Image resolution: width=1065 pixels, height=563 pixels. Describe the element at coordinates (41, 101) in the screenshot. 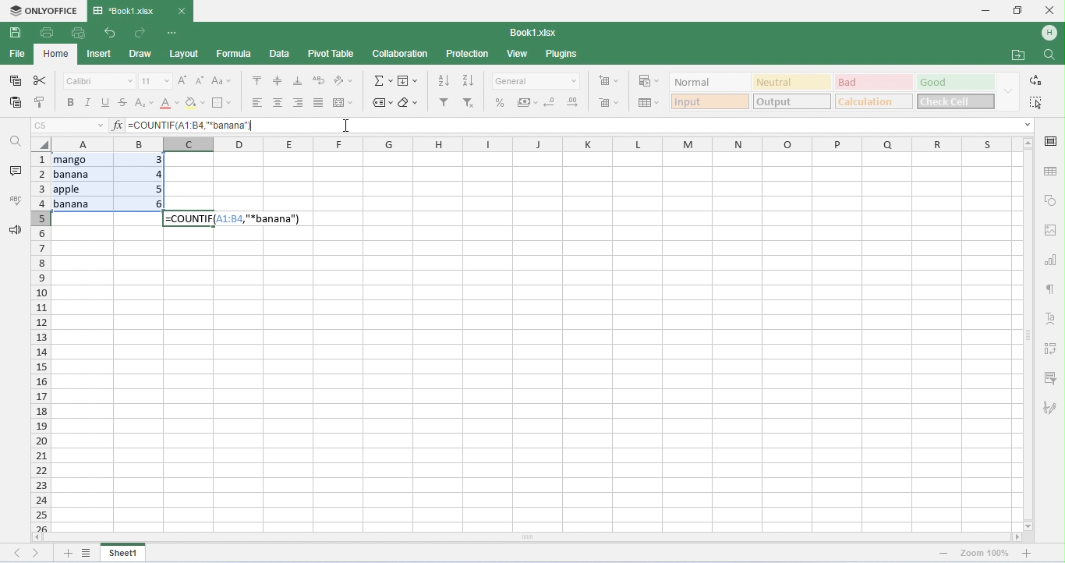

I see `copy style` at that location.